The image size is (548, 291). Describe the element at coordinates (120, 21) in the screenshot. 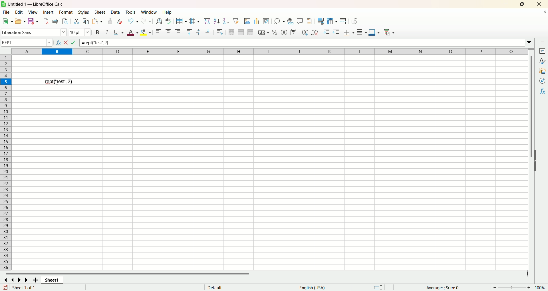

I see `clear formatting` at that location.